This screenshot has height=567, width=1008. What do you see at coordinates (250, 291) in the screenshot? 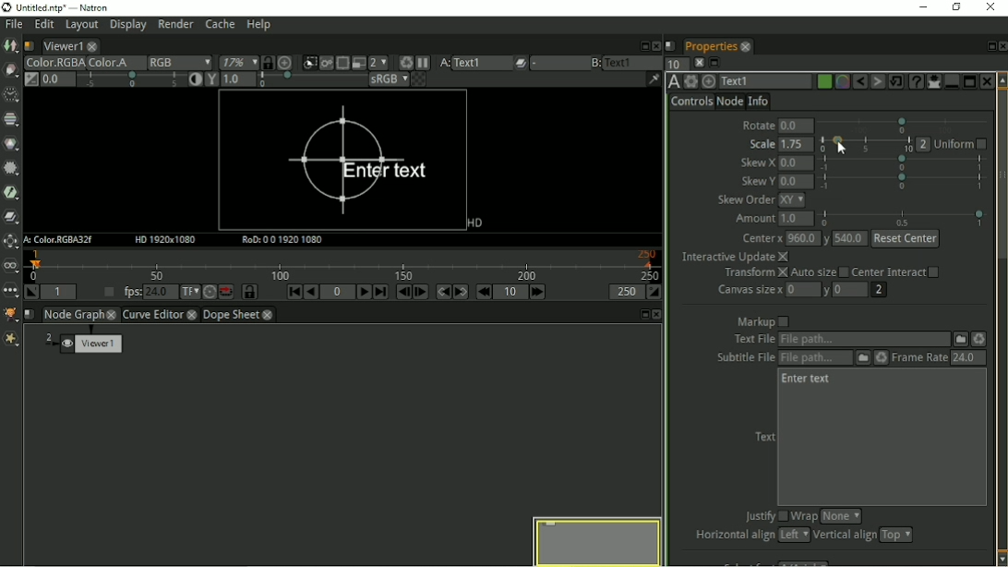
I see `Synchronize` at bounding box center [250, 291].